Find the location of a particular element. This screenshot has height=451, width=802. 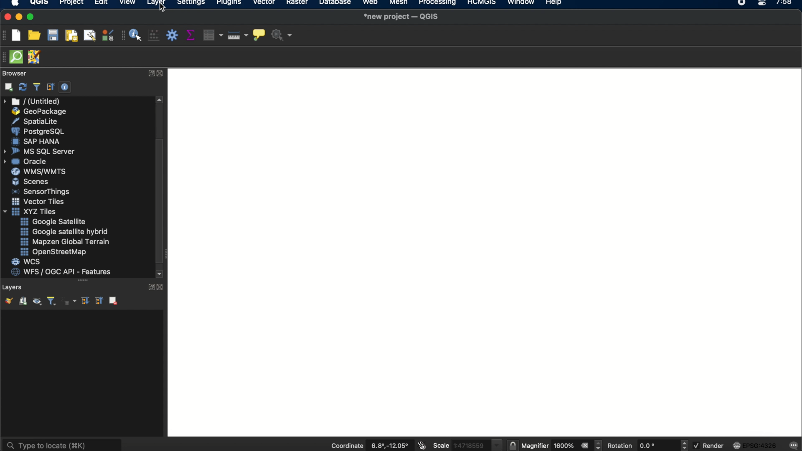

project is located at coordinates (70, 3).